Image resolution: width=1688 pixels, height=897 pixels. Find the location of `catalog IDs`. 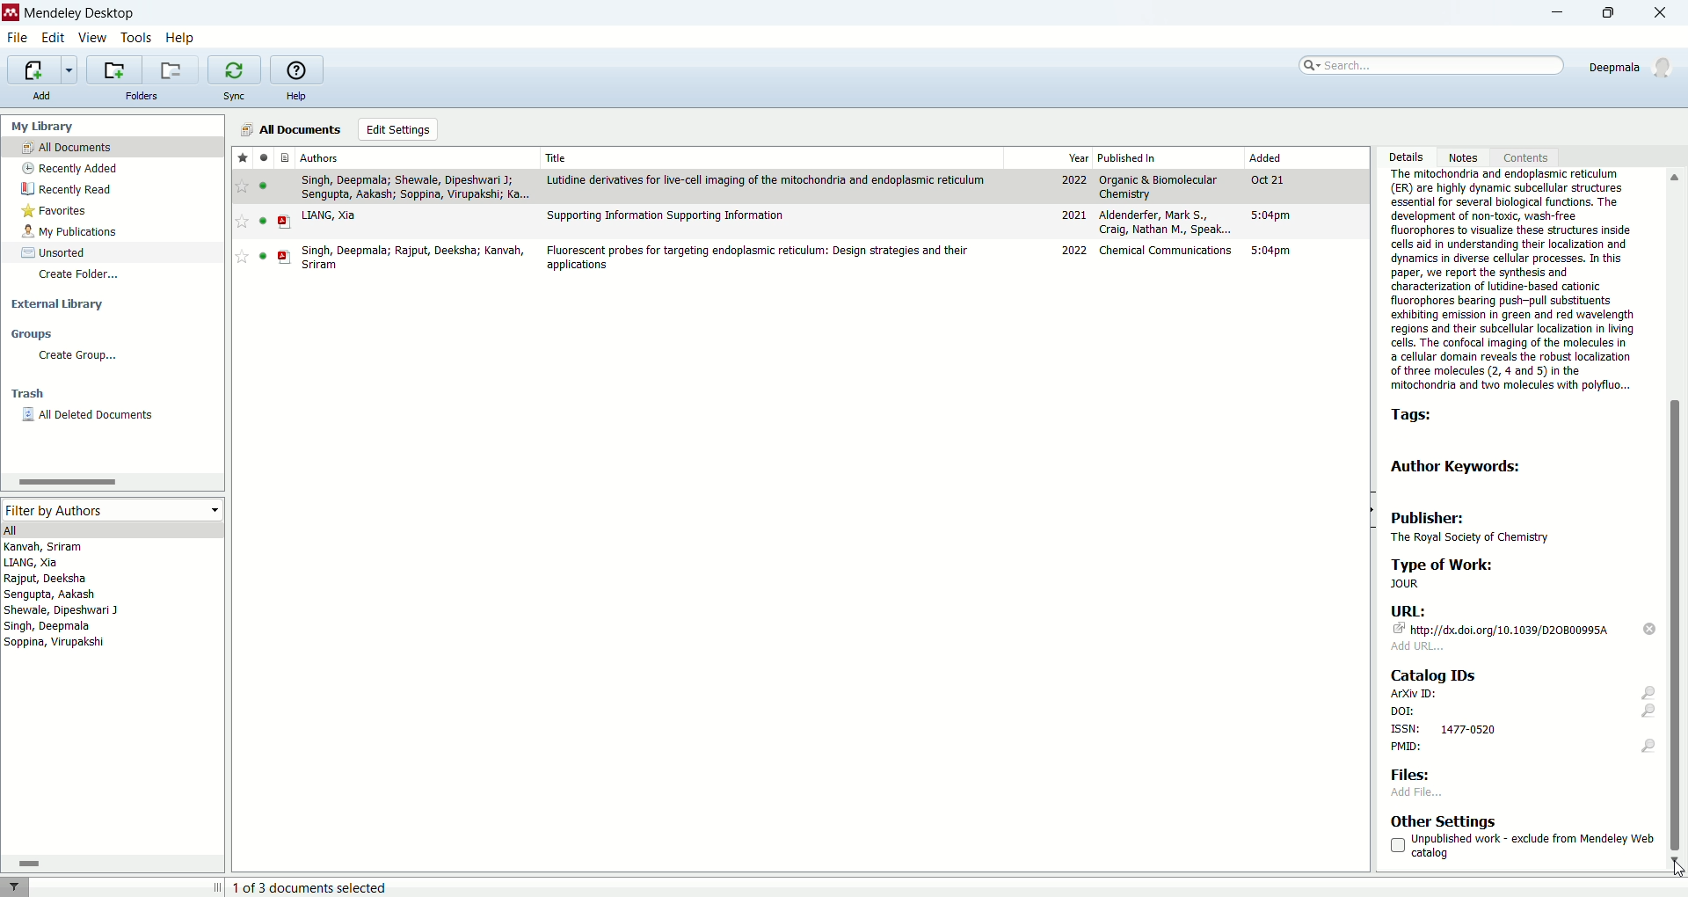

catalog IDs is located at coordinates (1431, 674).